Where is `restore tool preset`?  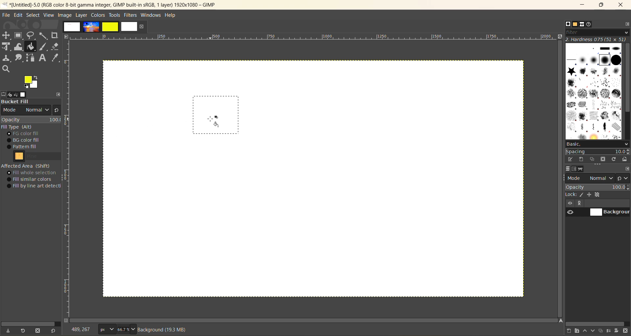 restore tool preset is located at coordinates (24, 331).